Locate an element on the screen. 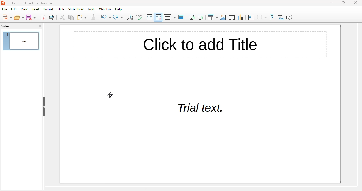 The width and height of the screenshot is (362, 191). Trial text. is located at coordinates (198, 108).